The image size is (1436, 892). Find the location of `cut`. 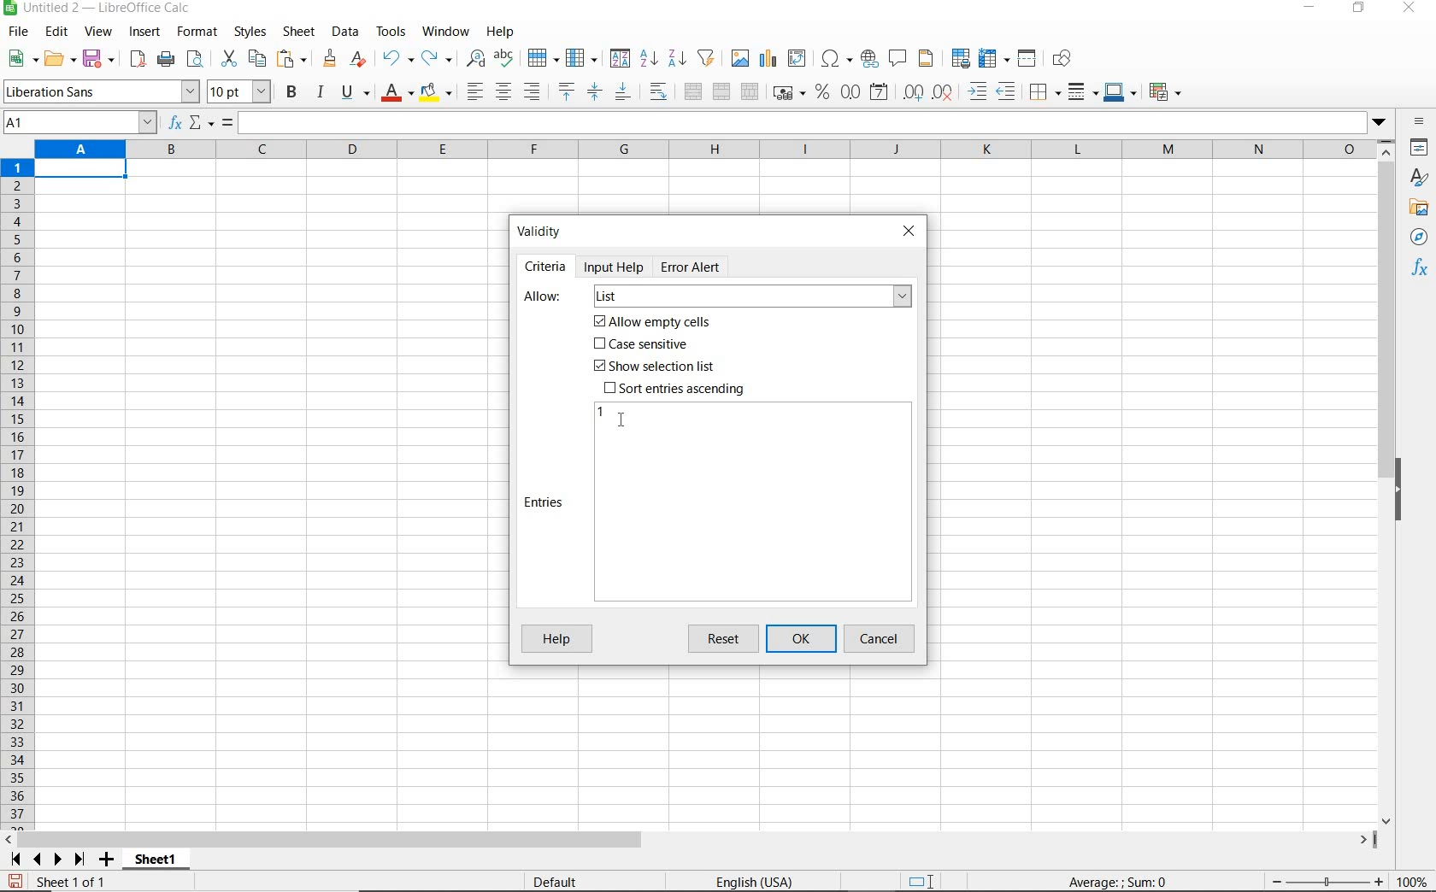

cut is located at coordinates (228, 59).